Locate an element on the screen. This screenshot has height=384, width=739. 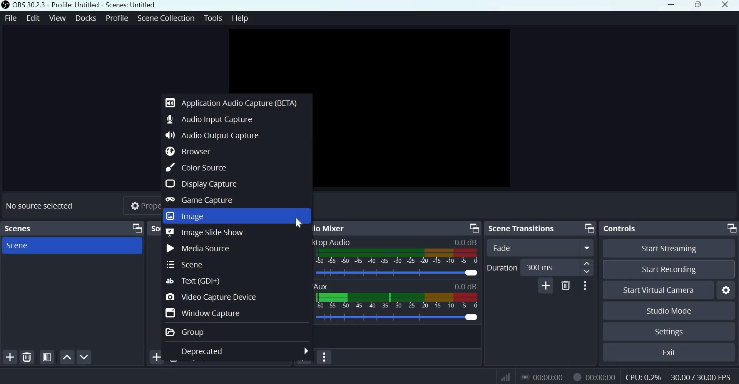
Dock Options icon is located at coordinates (589, 228).